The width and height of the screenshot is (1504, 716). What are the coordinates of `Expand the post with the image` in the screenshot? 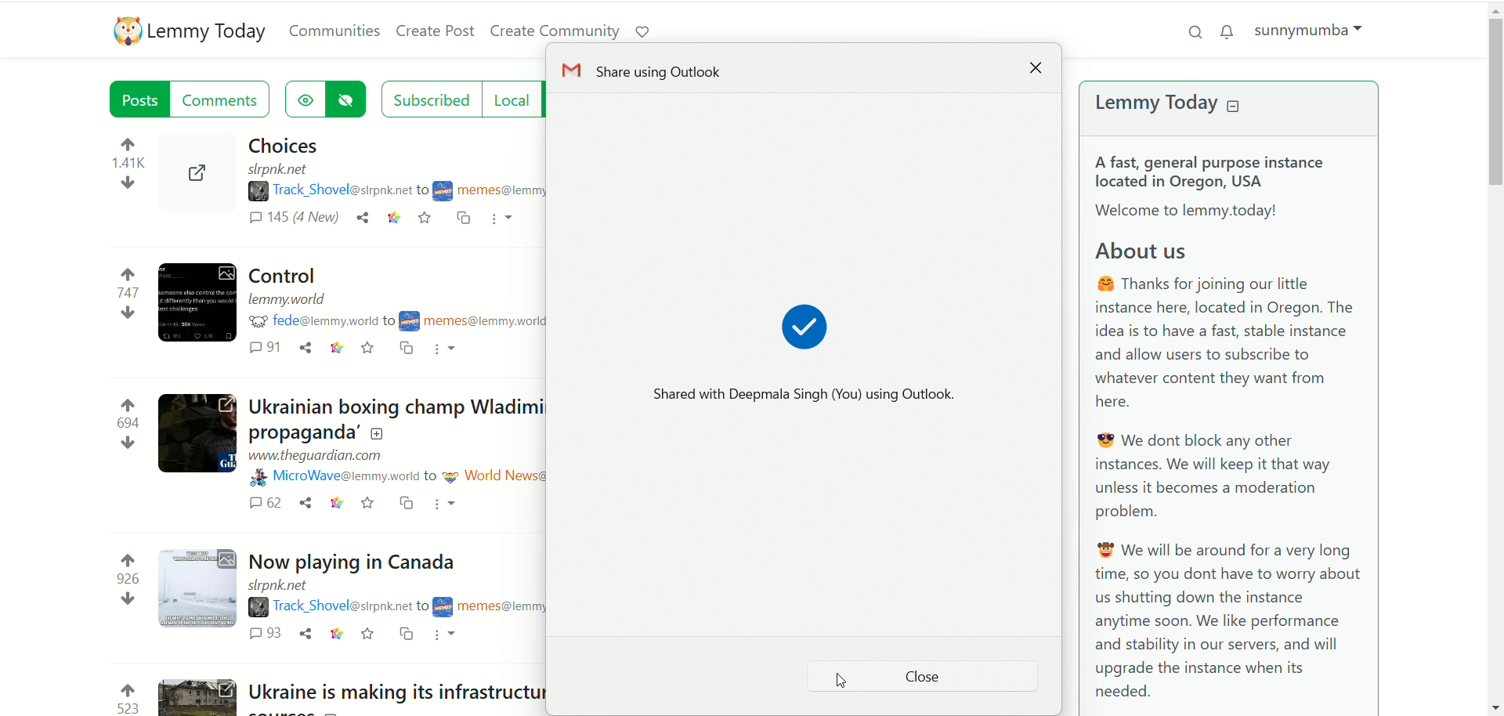 It's located at (199, 590).